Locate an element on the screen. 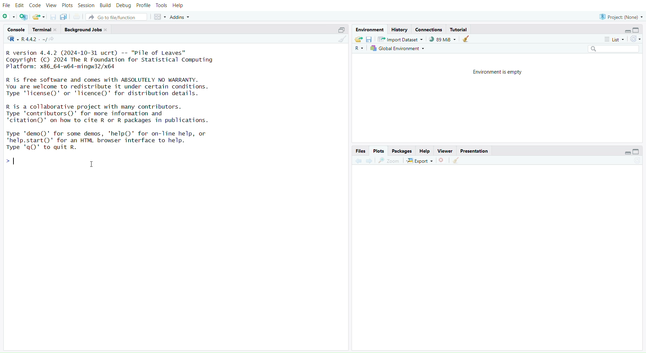 The image size is (646, 353). Search filter is located at coordinates (614, 49).